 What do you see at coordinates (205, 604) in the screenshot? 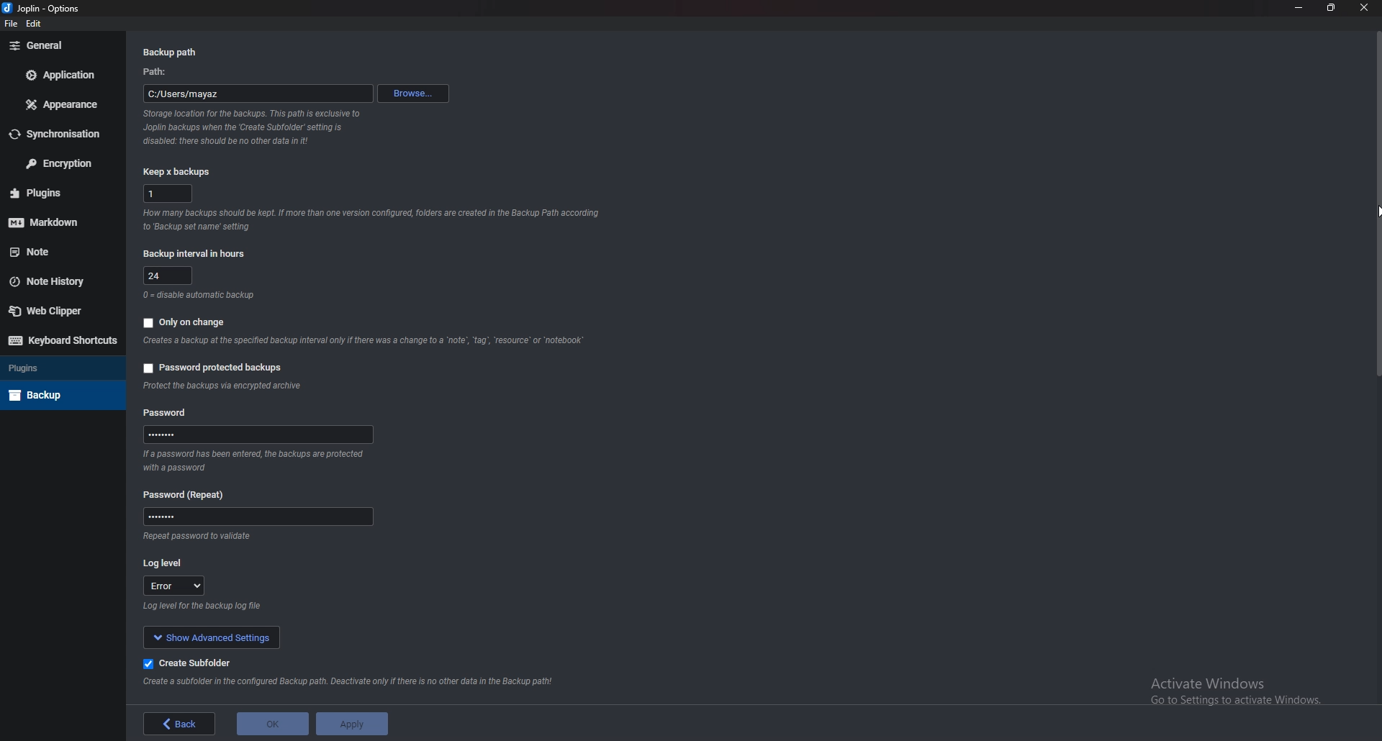
I see `Info` at bounding box center [205, 604].